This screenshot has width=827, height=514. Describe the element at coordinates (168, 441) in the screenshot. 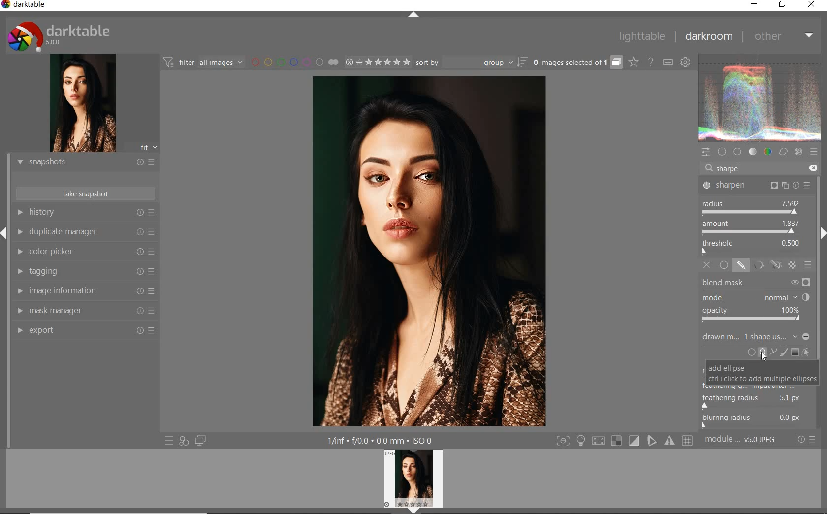

I see `quick access to presets` at that location.